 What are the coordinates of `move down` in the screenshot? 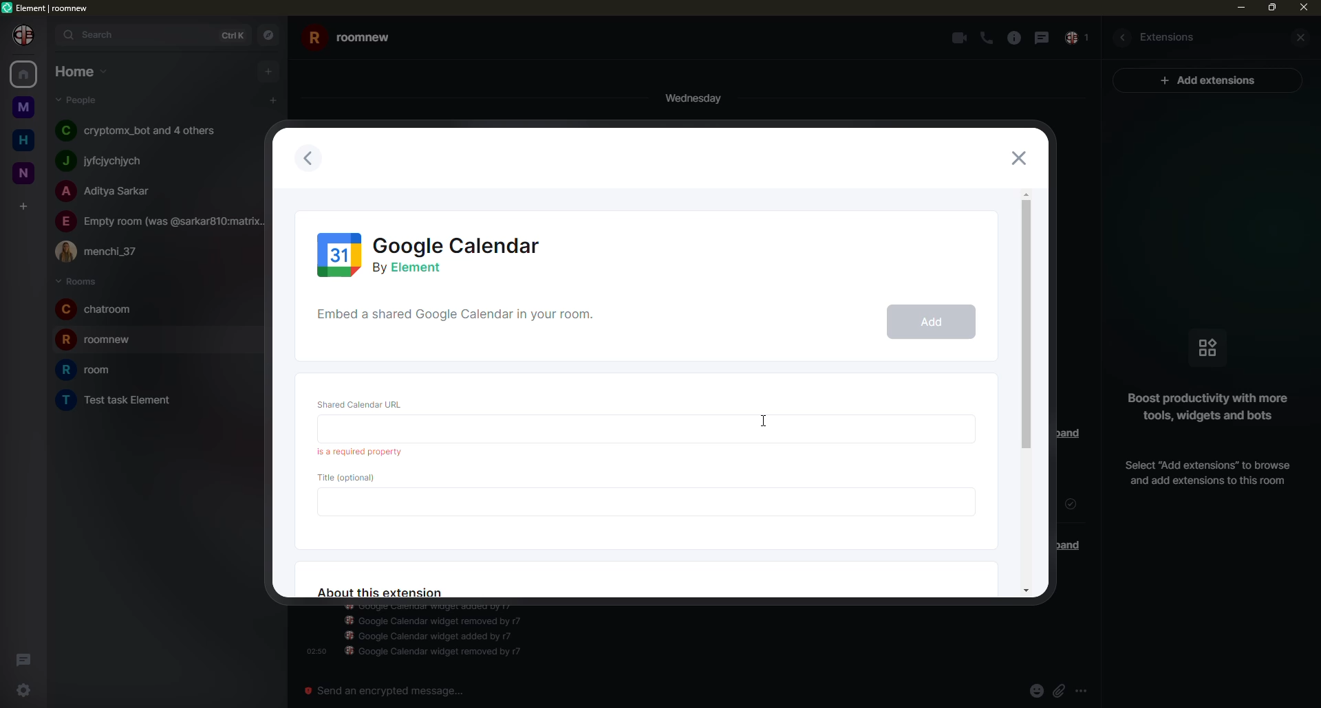 It's located at (1025, 588).